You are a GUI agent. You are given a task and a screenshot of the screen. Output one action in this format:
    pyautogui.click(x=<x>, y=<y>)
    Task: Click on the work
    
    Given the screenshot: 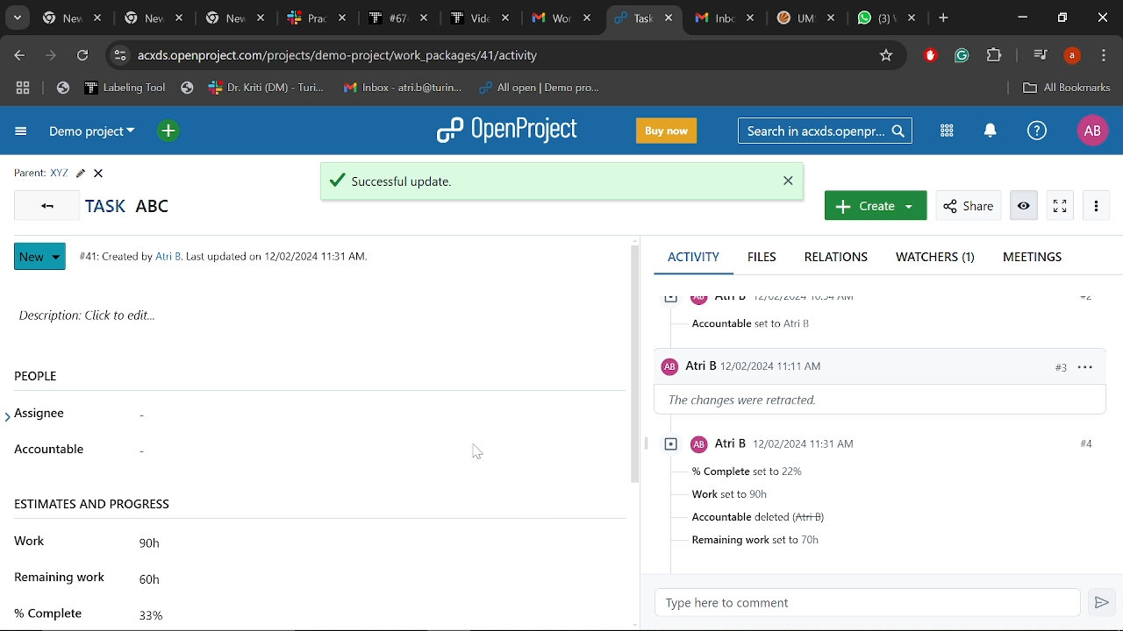 What is the action you would take?
    pyautogui.click(x=31, y=538)
    